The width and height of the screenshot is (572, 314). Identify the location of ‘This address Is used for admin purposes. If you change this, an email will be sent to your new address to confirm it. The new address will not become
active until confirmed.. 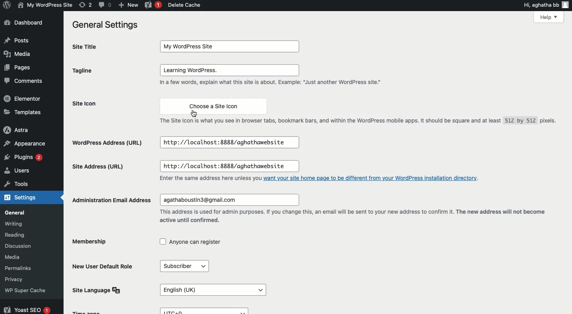
(354, 216).